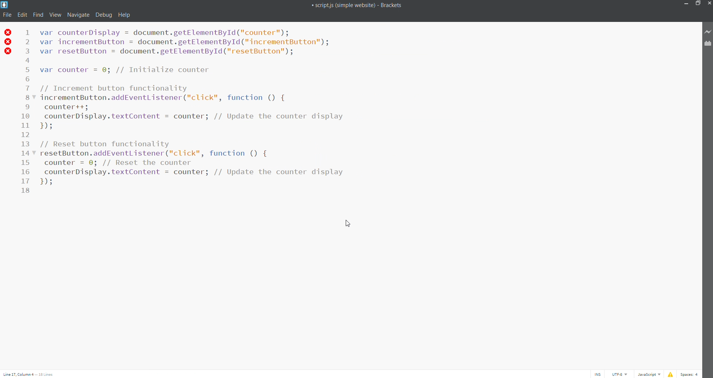  What do you see at coordinates (7, 42) in the screenshot?
I see `in line error status` at bounding box center [7, 42].